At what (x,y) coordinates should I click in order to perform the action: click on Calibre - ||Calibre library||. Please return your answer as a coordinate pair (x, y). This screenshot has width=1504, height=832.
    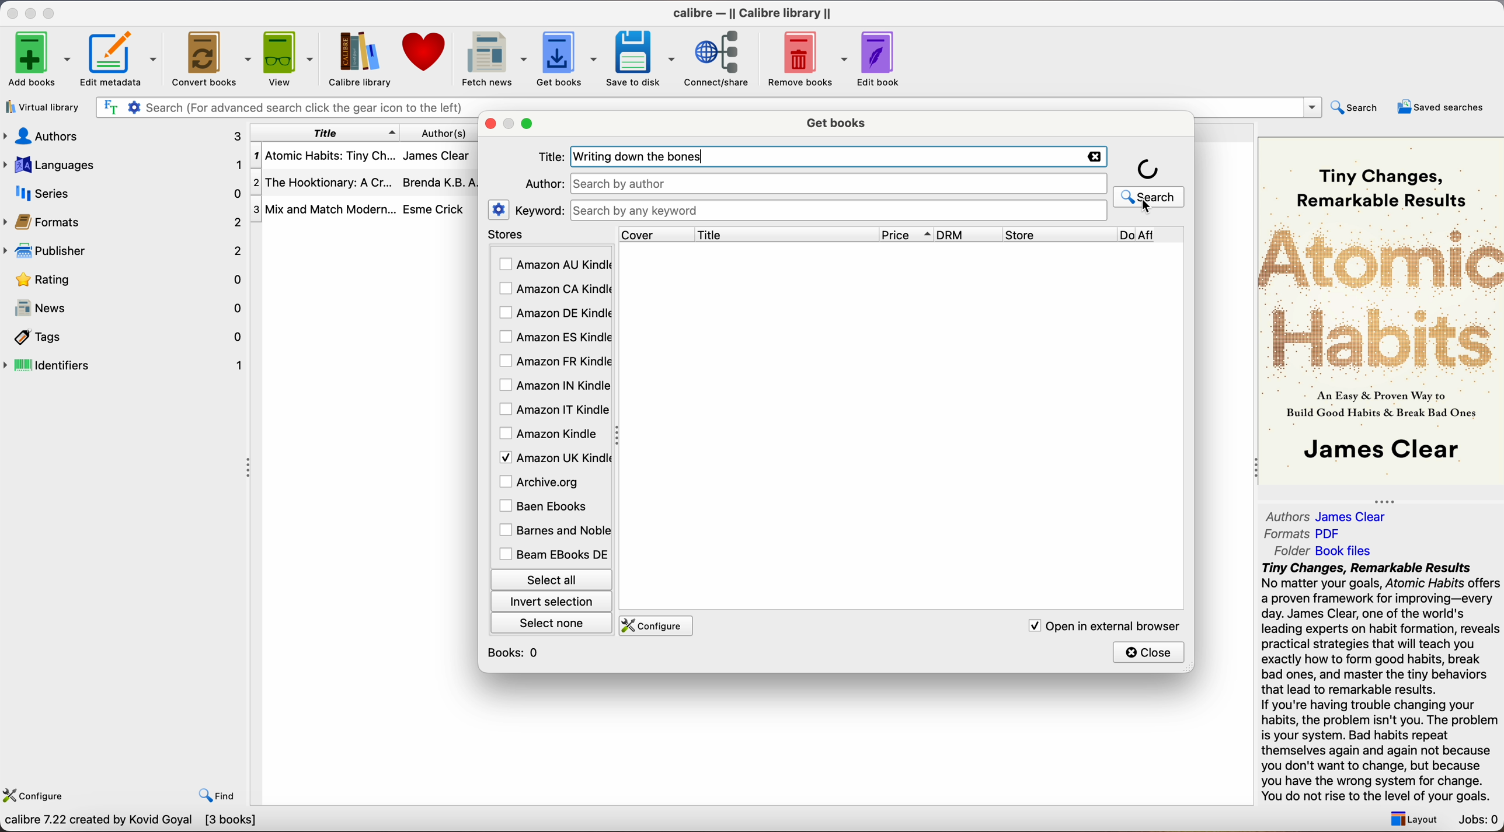
    Looking at the image, I should click on (752, 13).